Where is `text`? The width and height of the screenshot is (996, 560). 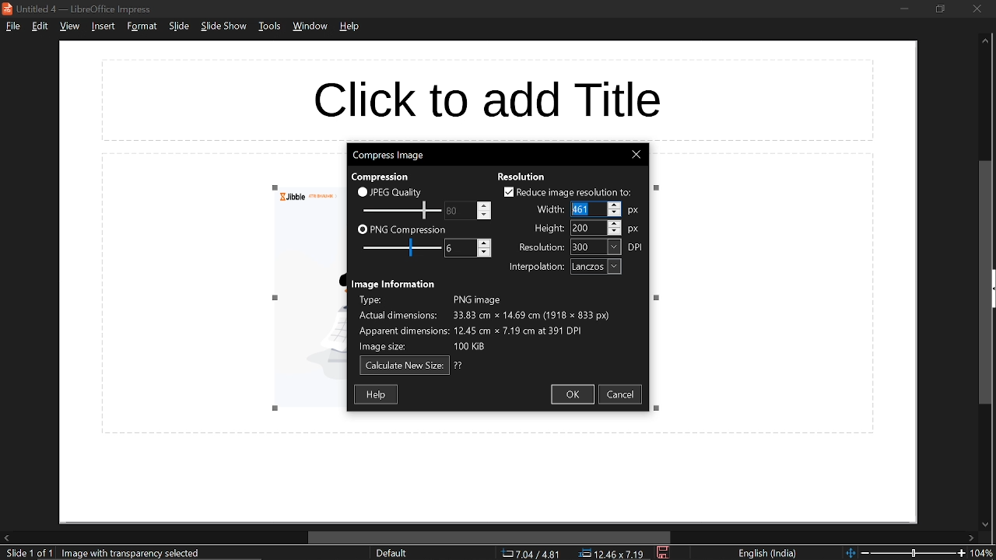
text is located at coordinates (394, 283).